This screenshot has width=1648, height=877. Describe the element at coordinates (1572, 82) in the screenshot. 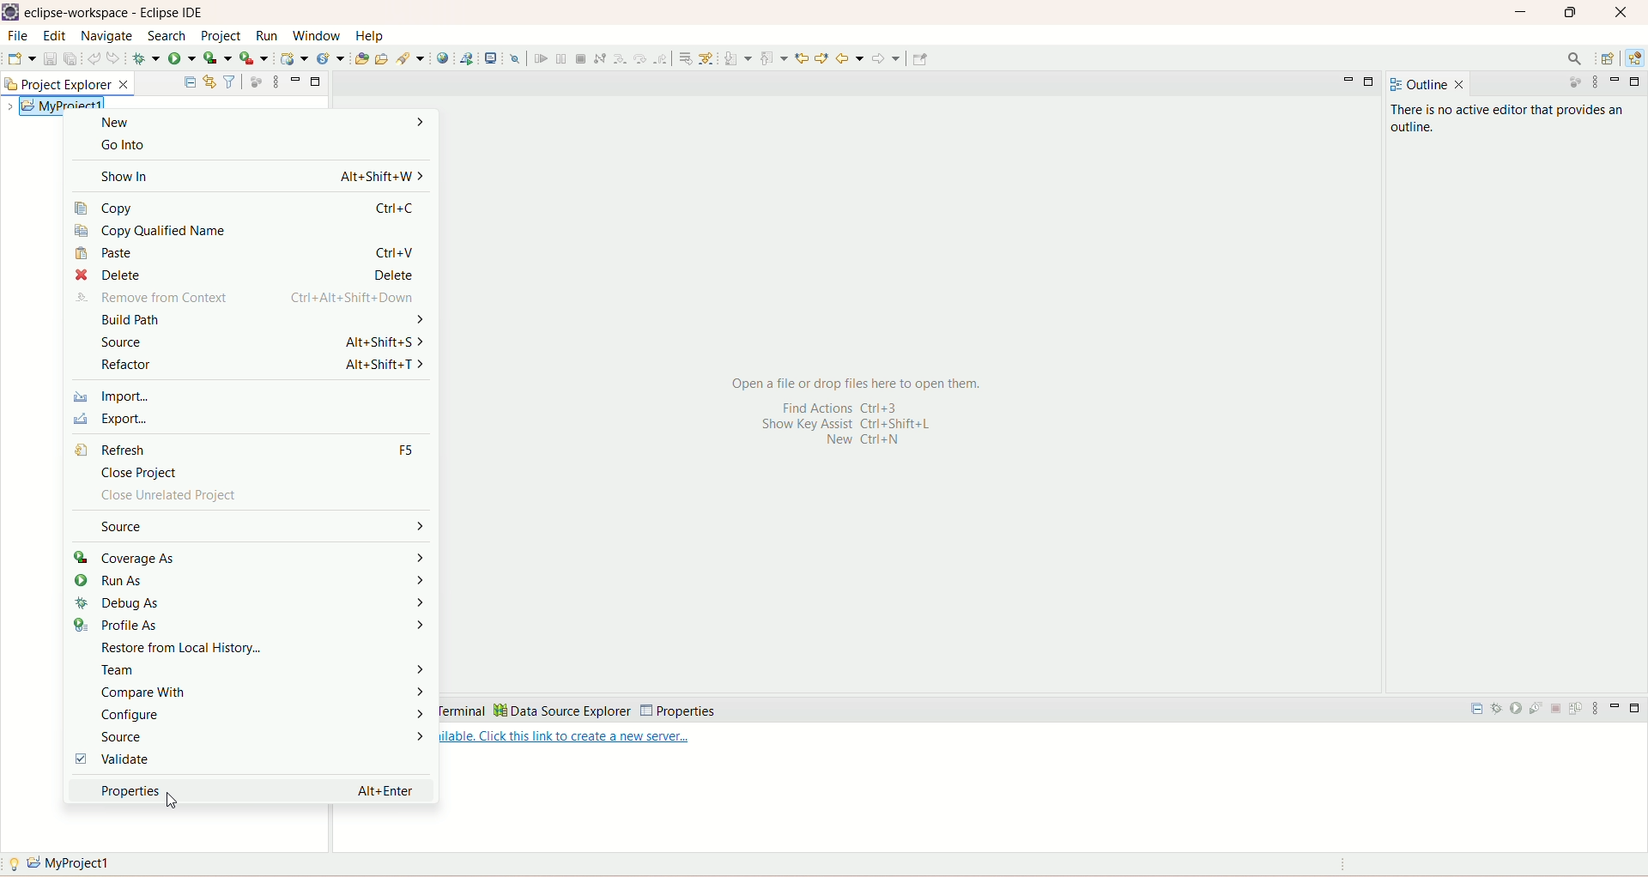

I see `focus on active task` at that location.